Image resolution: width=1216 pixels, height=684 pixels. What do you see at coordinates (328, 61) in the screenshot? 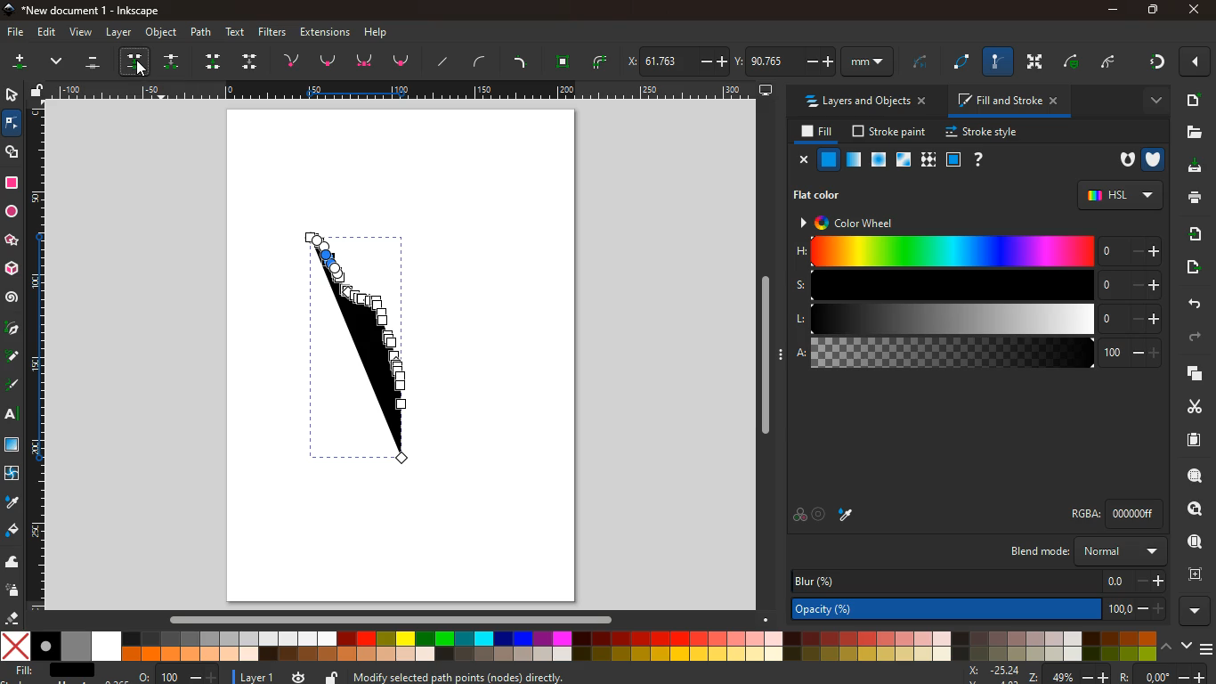
I see `point` at bounding box center [328, 61].